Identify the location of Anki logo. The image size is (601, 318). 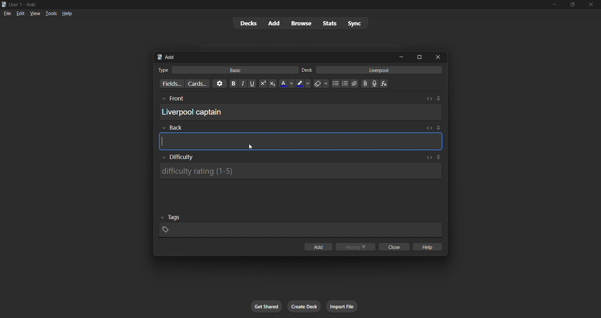
(160, 57).